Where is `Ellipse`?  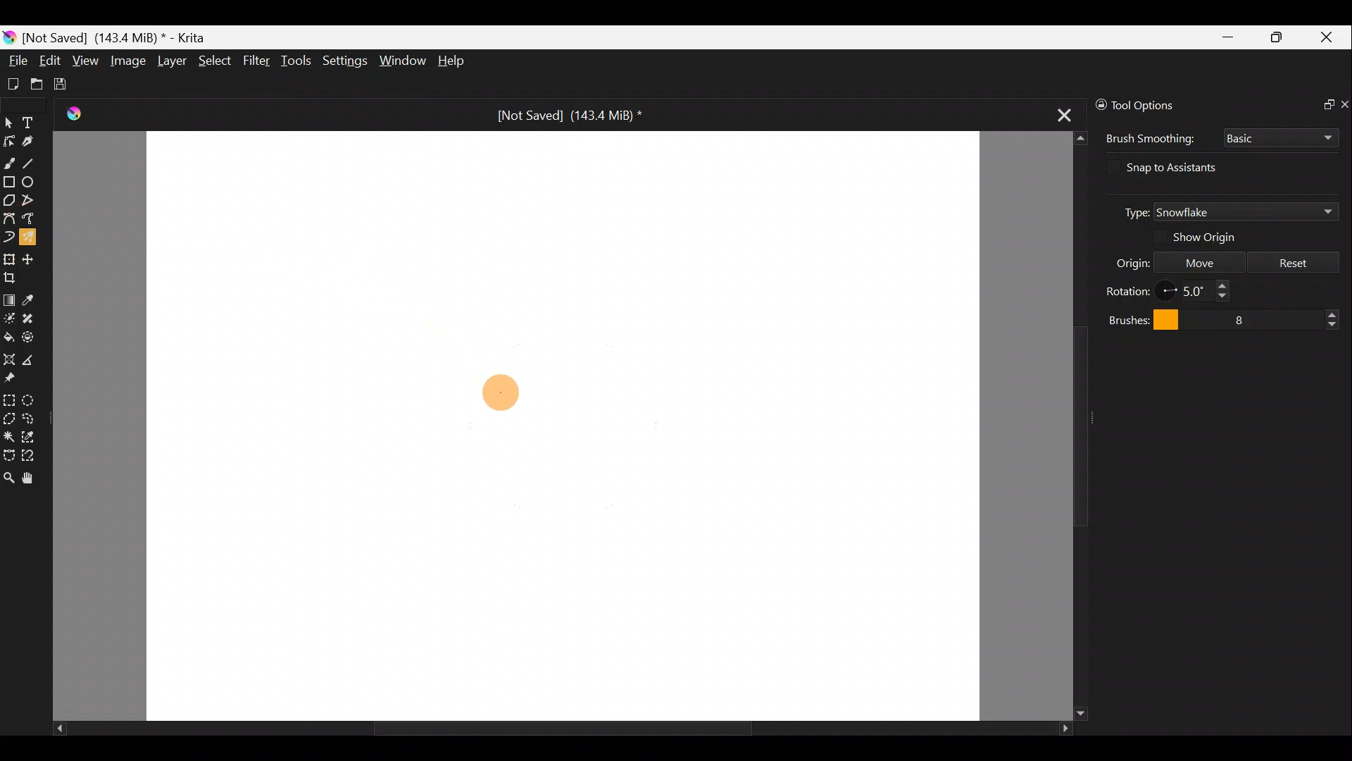 Ellipse is located at coordinates (29, 182).